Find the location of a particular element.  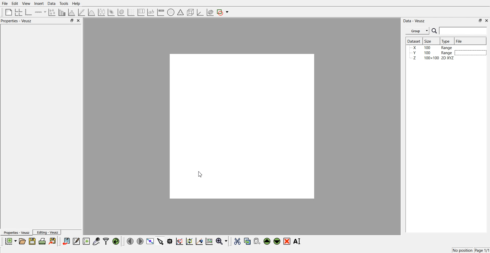

Add shape to the plot is located at coordinates (223, 12).